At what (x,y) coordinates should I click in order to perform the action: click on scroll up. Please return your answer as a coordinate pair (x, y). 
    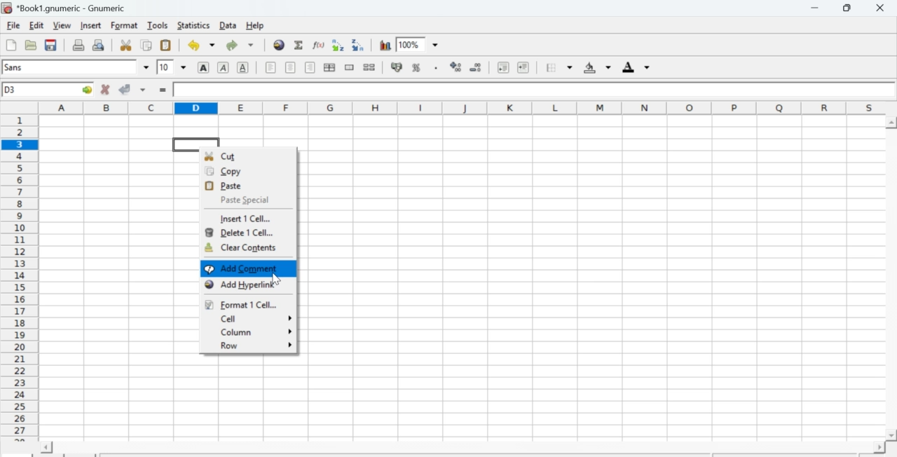
    Looking at the image, I should click on (891, 123).